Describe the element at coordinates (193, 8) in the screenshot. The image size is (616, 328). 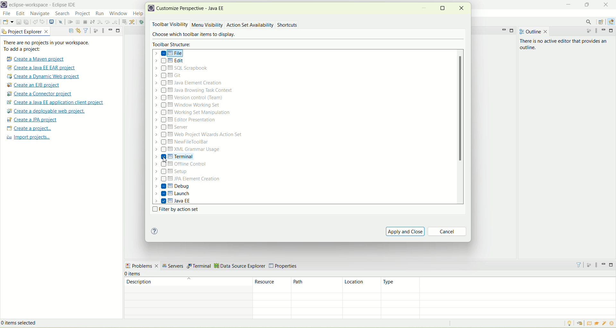
I see `customize perspective-Java EE` at that location.